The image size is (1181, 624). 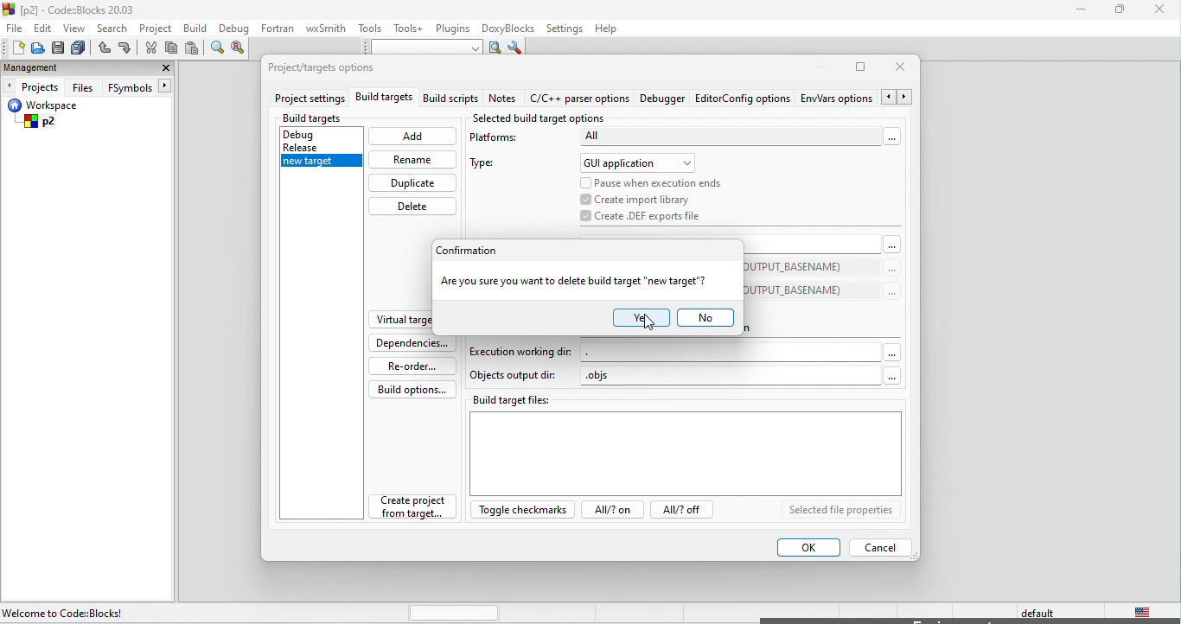 What do you see at coordinates (1120, 13) in the screenshot?
I see `maximize` at bounding box center [1120, 13].